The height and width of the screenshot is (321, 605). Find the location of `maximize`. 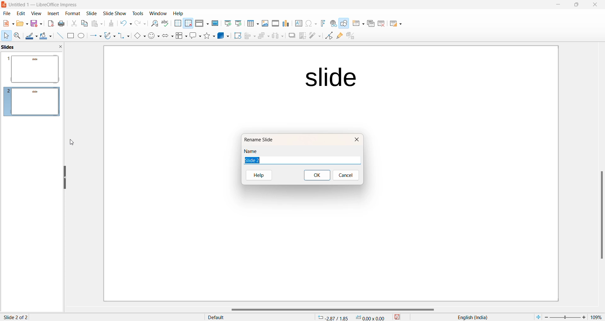

maximize is located at coordinates (577, 6).